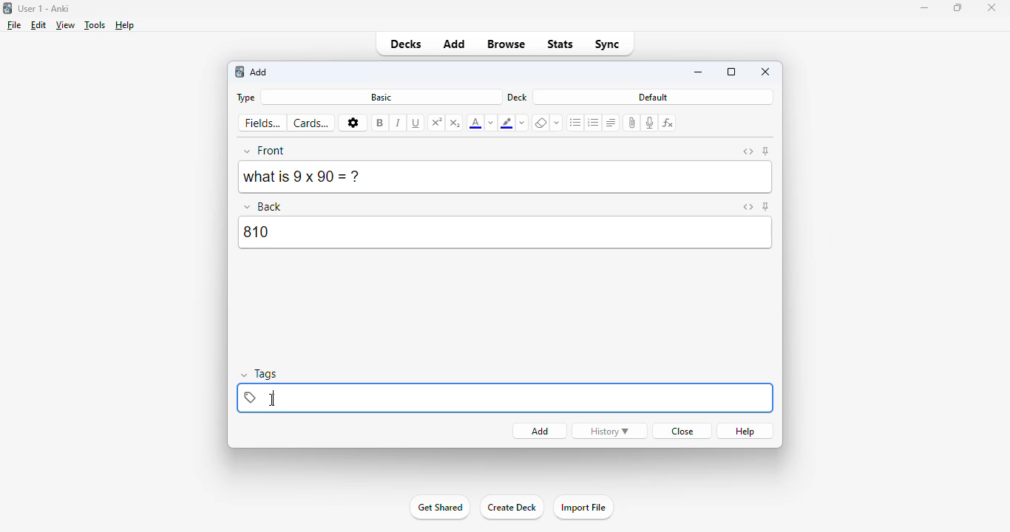 The image size is (1010, 532). What do you see at coordinates (923, 8) in the screenshot?
I see `minimize` at bounding box center [923, 8].